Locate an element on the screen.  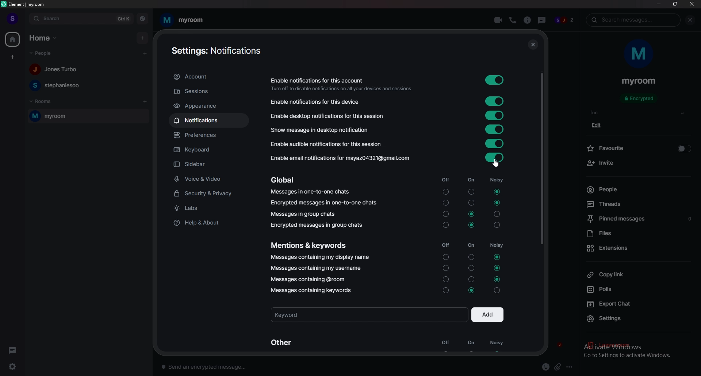
show message in desktop notification is located at coordinates (387, 129).